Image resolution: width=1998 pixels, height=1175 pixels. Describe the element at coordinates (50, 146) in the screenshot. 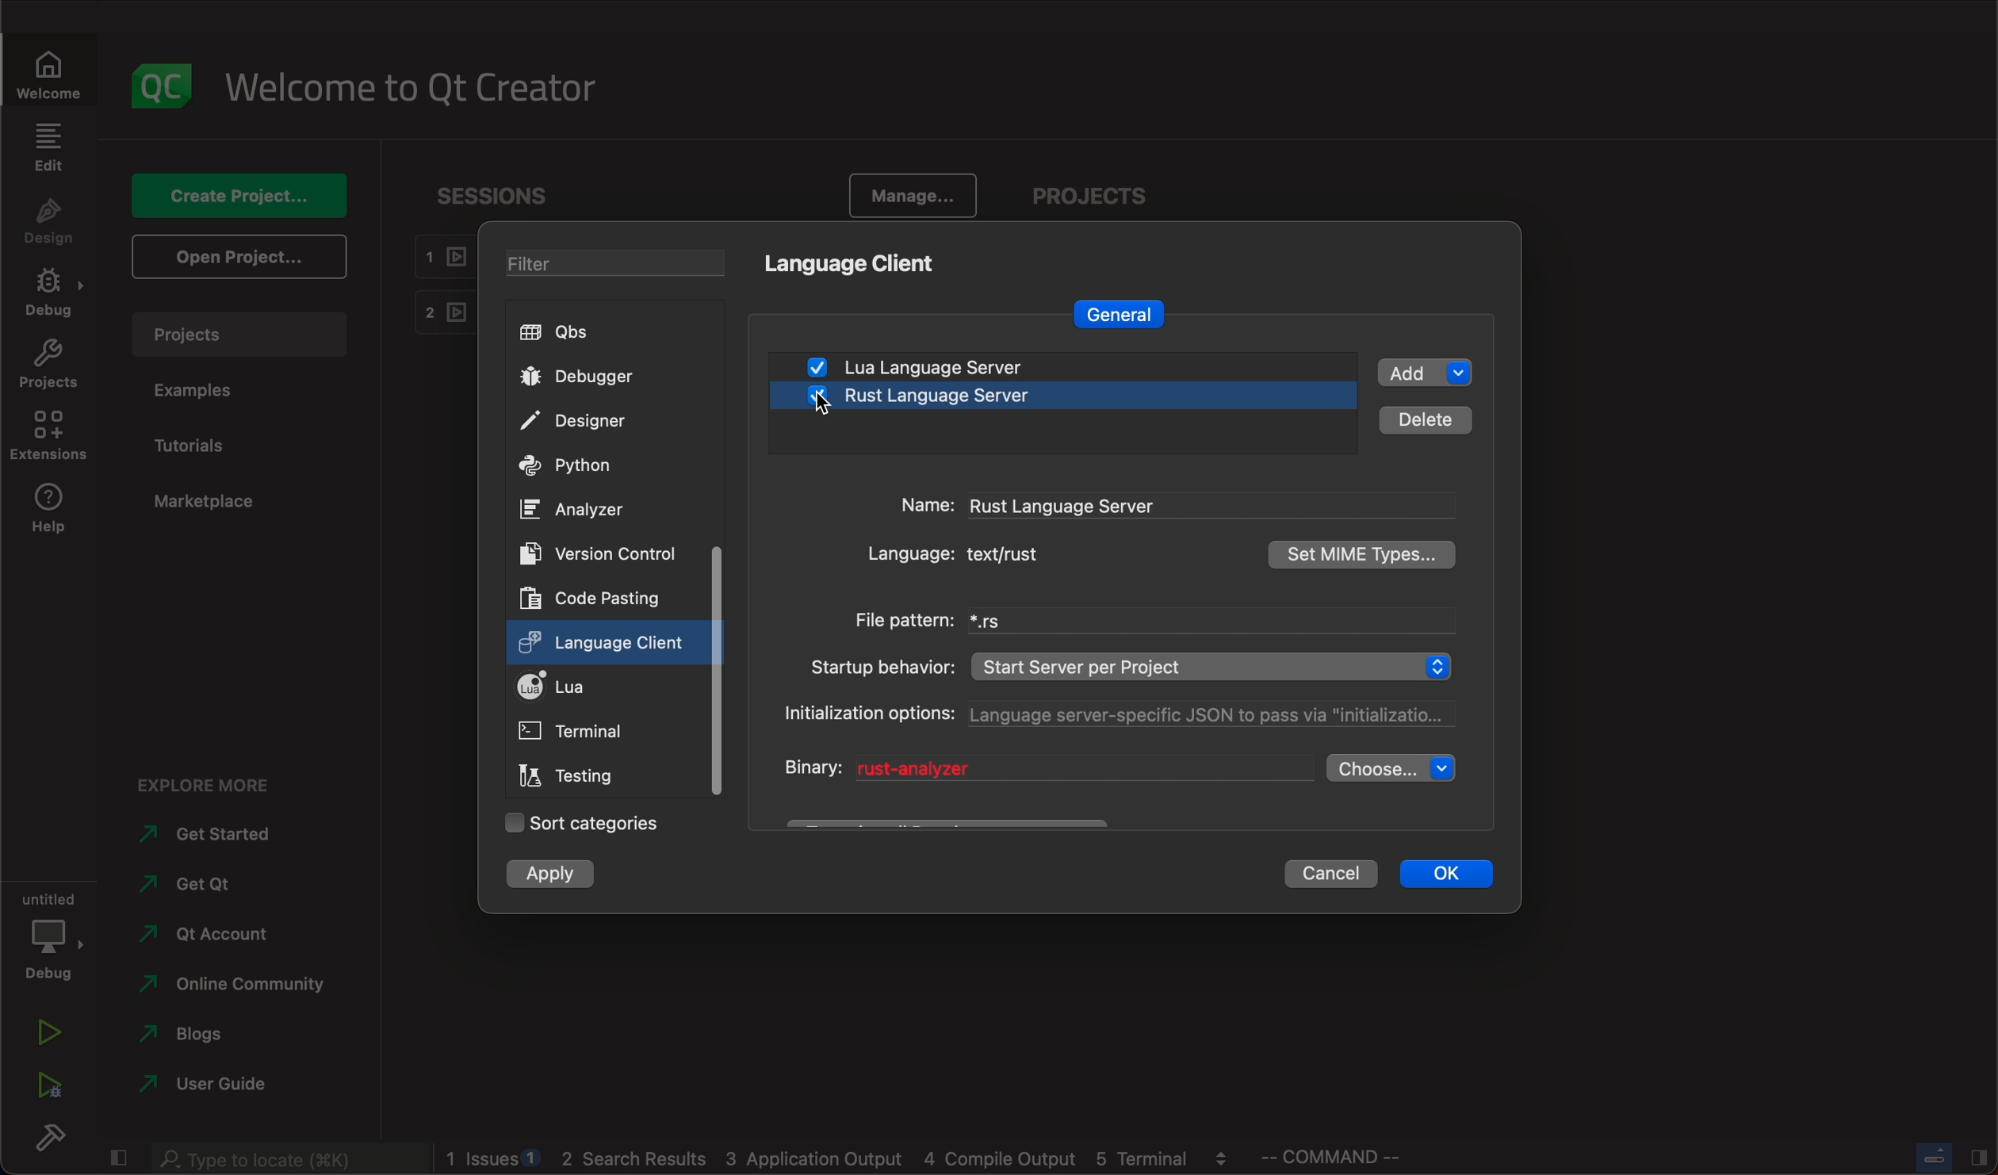

I see `edit` at that location.